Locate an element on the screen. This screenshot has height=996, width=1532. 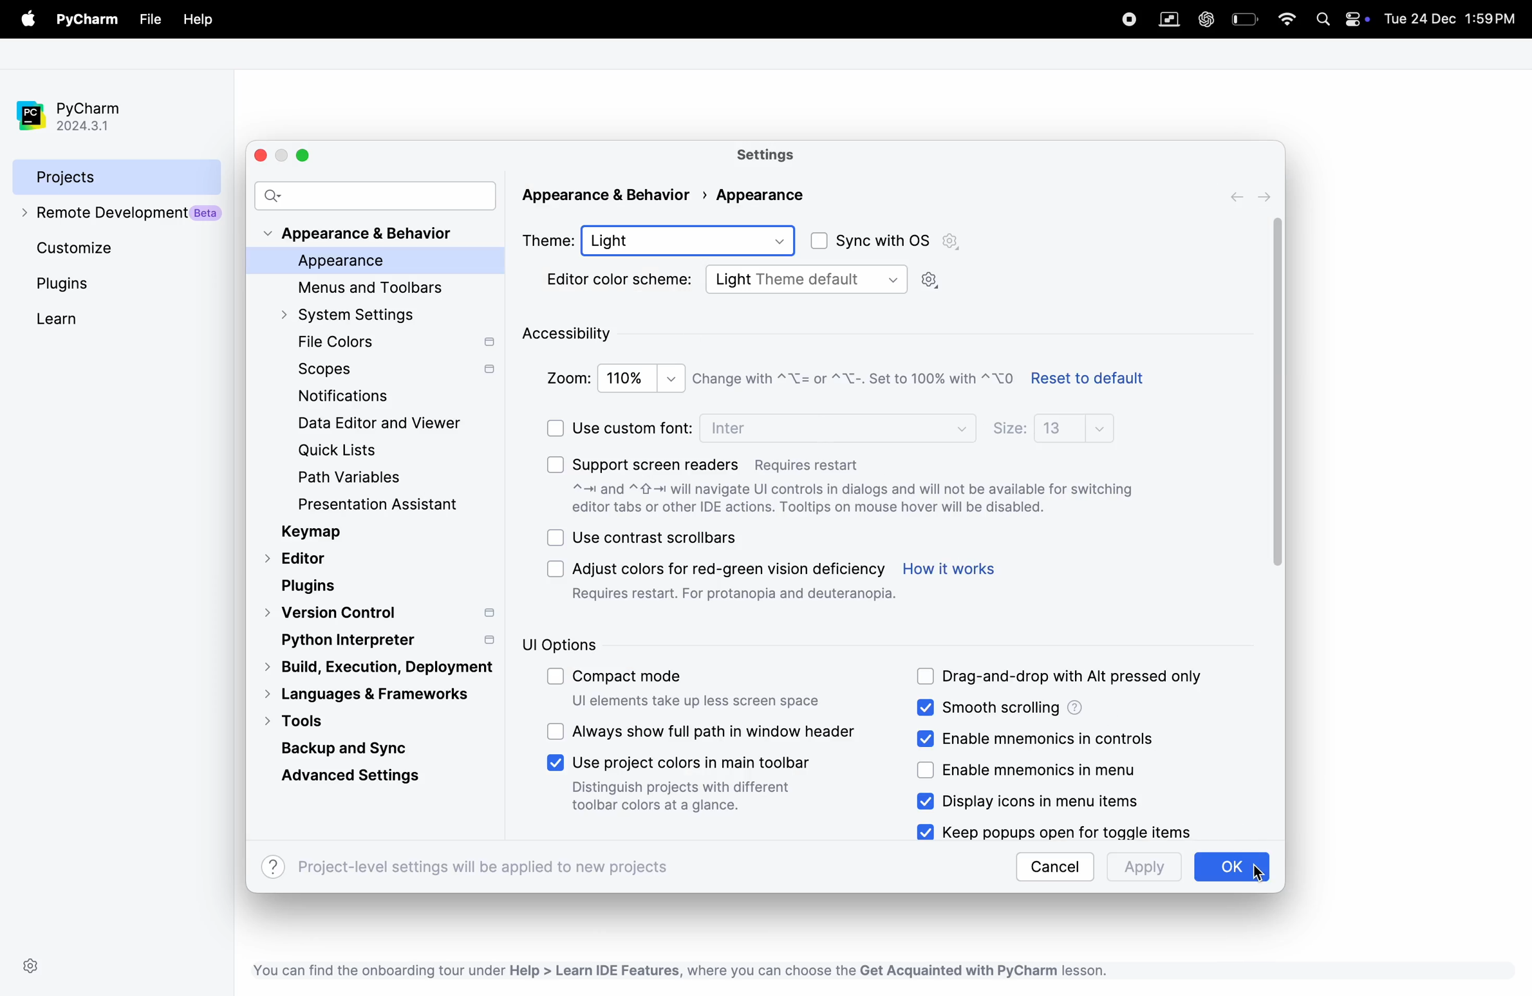
advance settings is located at coordinates (347, 779).